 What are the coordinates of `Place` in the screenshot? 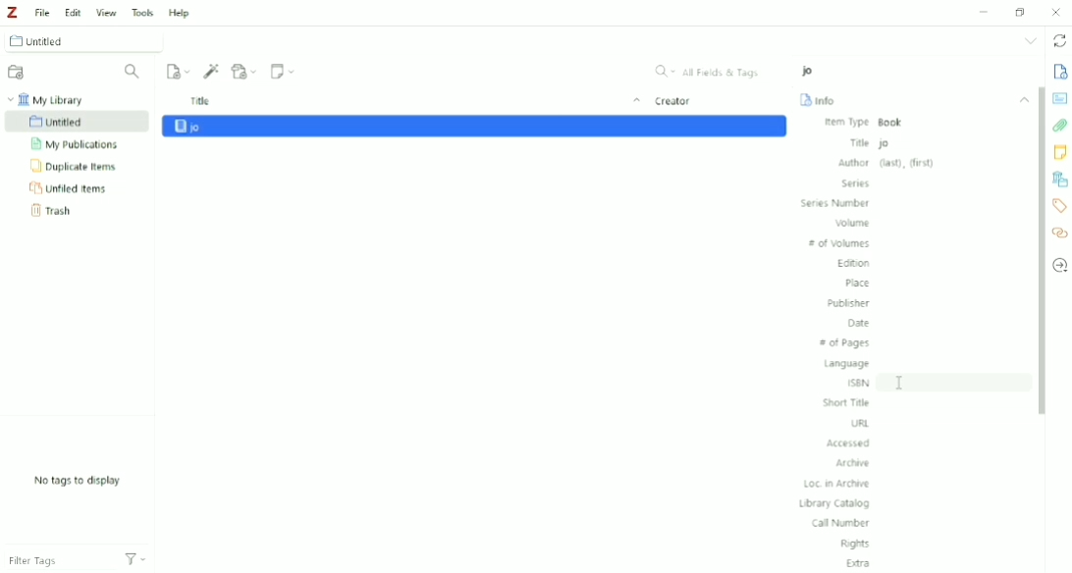 It's located at (857, 283).